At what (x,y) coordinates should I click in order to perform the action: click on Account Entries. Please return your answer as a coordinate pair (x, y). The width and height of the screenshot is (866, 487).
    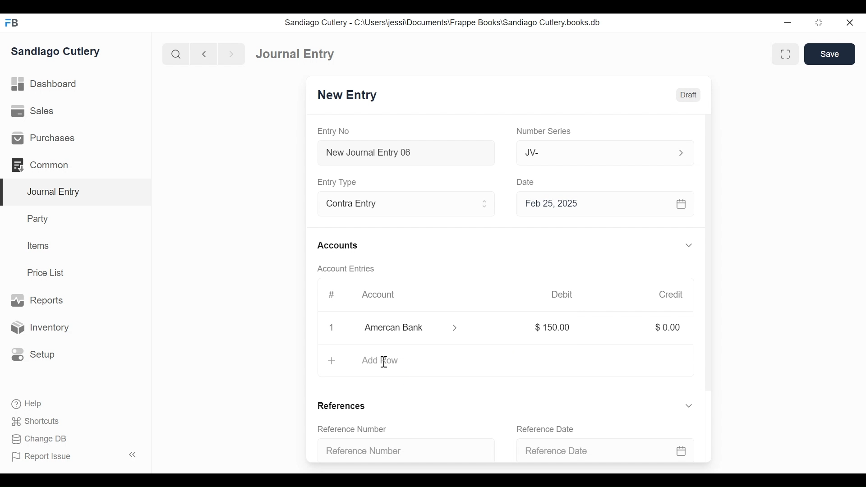
    Looking at the image, I should click on (348, 269).